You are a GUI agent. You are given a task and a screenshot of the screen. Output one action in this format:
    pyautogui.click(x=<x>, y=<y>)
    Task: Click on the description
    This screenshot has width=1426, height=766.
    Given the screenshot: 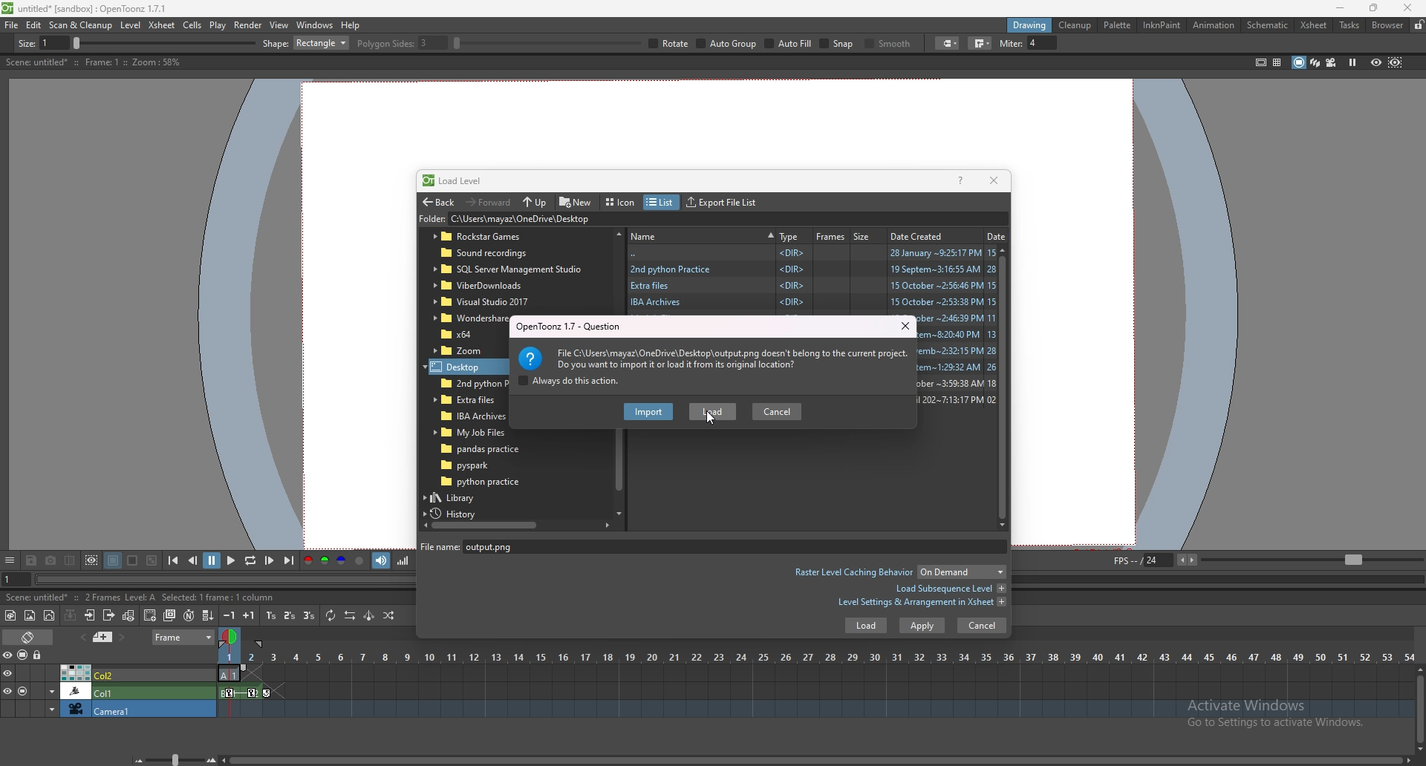 What is the action you would take?
    pyautogui.click(x=123, y=596)
    